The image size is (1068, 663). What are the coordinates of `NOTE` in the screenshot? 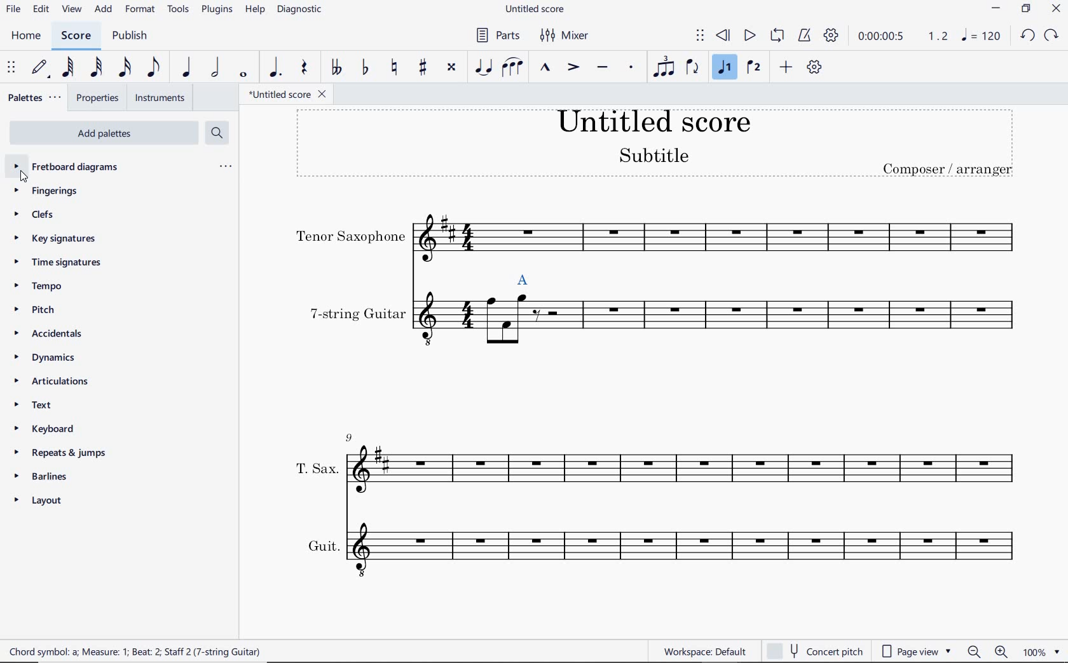 It's located at (984, 37).